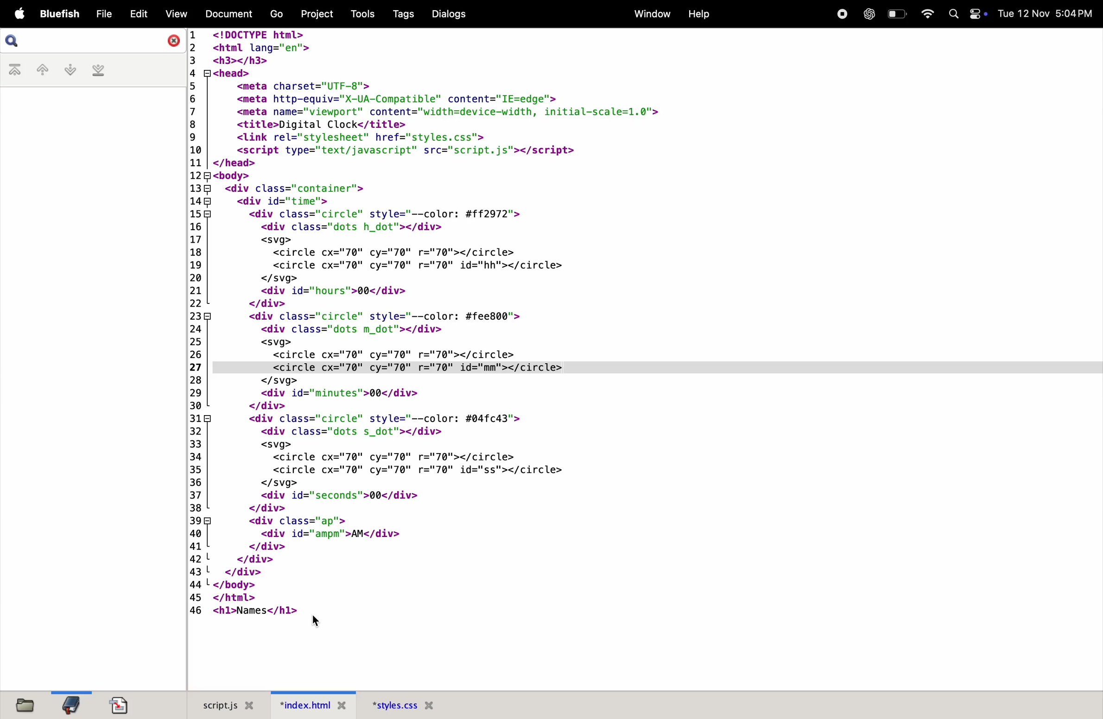 The width and height of the screenshot is (1103, 719). Describe the element at coordinates (404, 703) in the screenshot. I see `style.css` at that location.